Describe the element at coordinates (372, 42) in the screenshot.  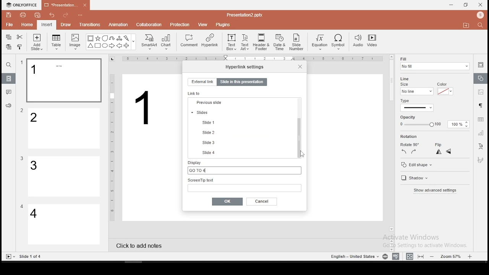
I see `video` at that location.